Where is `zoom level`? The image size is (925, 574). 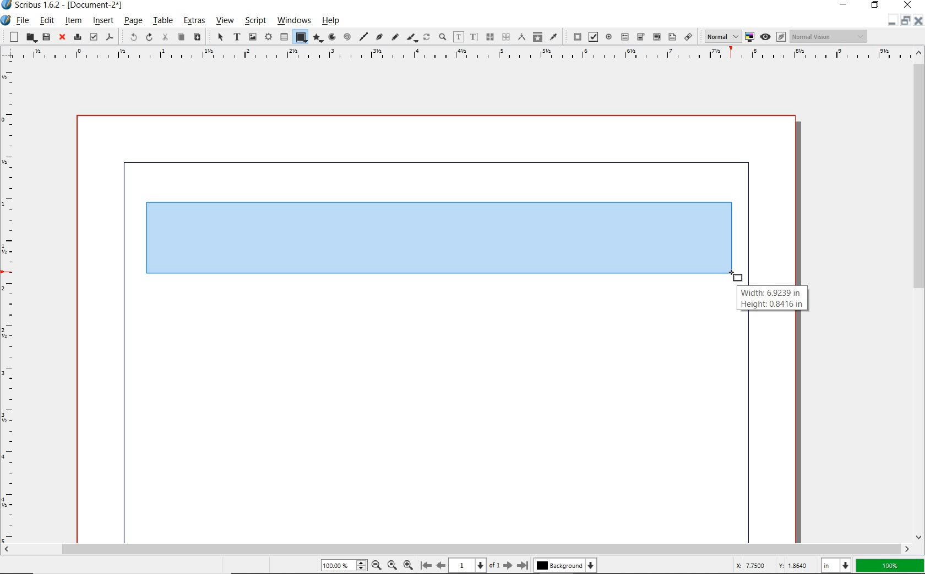 zoom level is located at coordinates (342, 565).